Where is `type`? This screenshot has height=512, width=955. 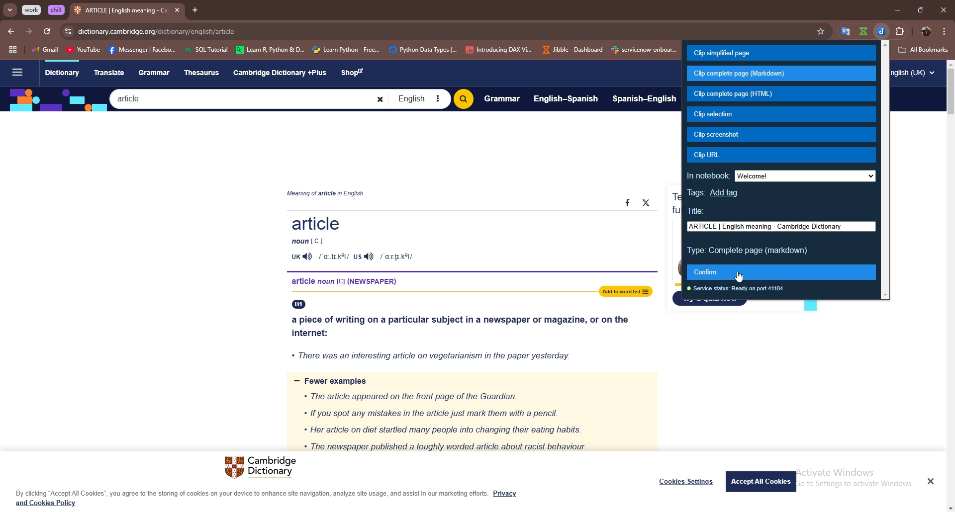
type is located at coordinates (749, 251).